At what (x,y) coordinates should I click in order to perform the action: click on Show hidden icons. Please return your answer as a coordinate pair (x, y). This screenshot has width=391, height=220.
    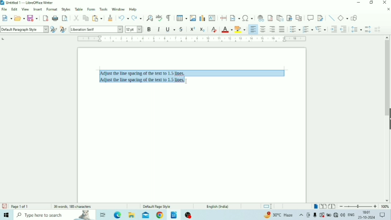
    Looking at the image, I should click on (301, 215).